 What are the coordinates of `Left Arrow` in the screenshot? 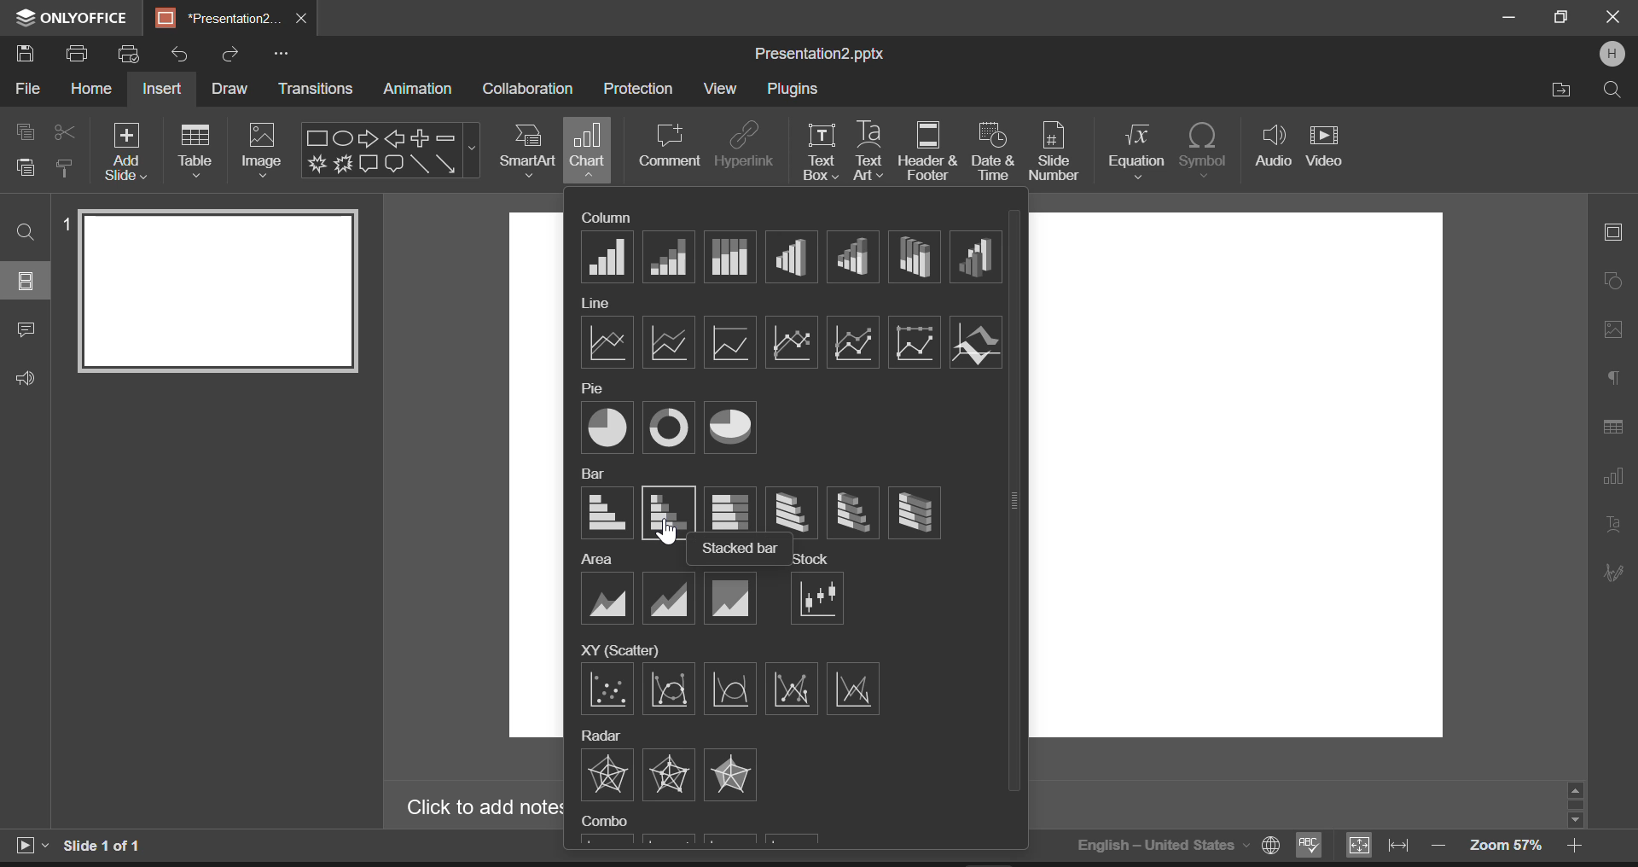 It's located at (394, 137).